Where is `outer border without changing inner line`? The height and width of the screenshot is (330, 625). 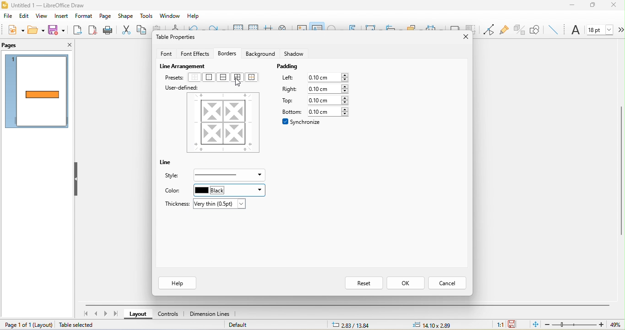
outer border without changing inner line is located at coordinates (254, 77).